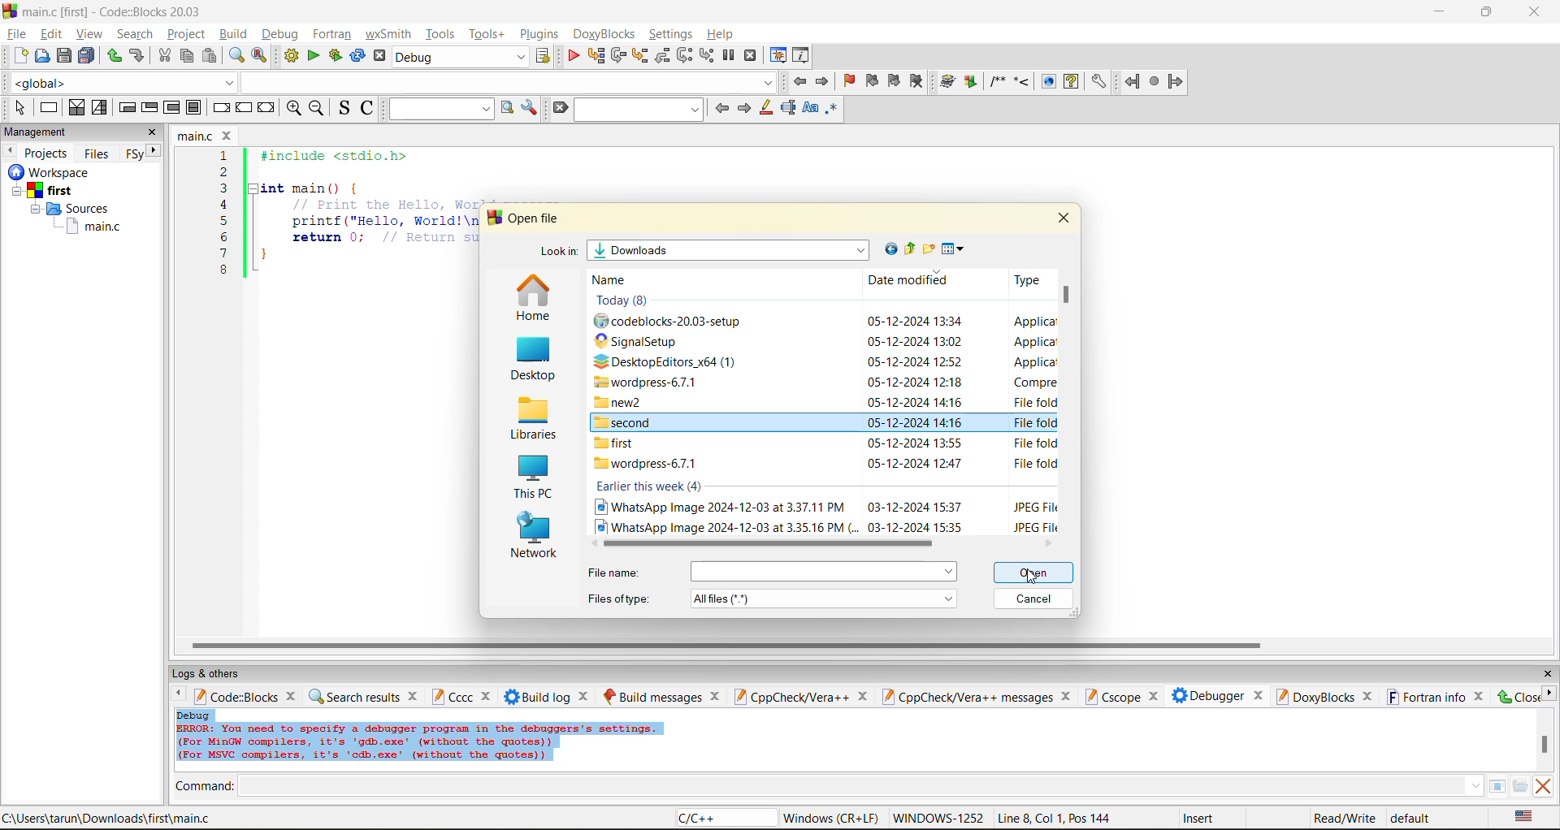 Image resolution: width=1560 pixels, height=830 pixels. Describe the element at coordinates (1033, 421) in the screenshot. I see `type` at that location.